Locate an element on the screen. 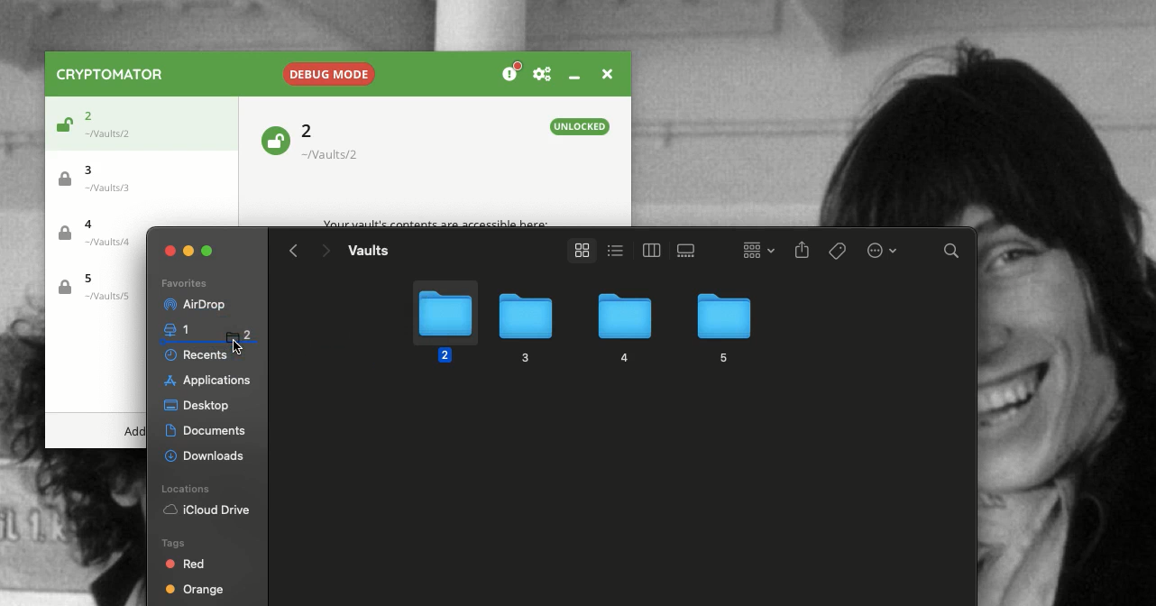 The height and width of the screenshot is (606, 1156). Preferences is located at coordinates (542, 75).